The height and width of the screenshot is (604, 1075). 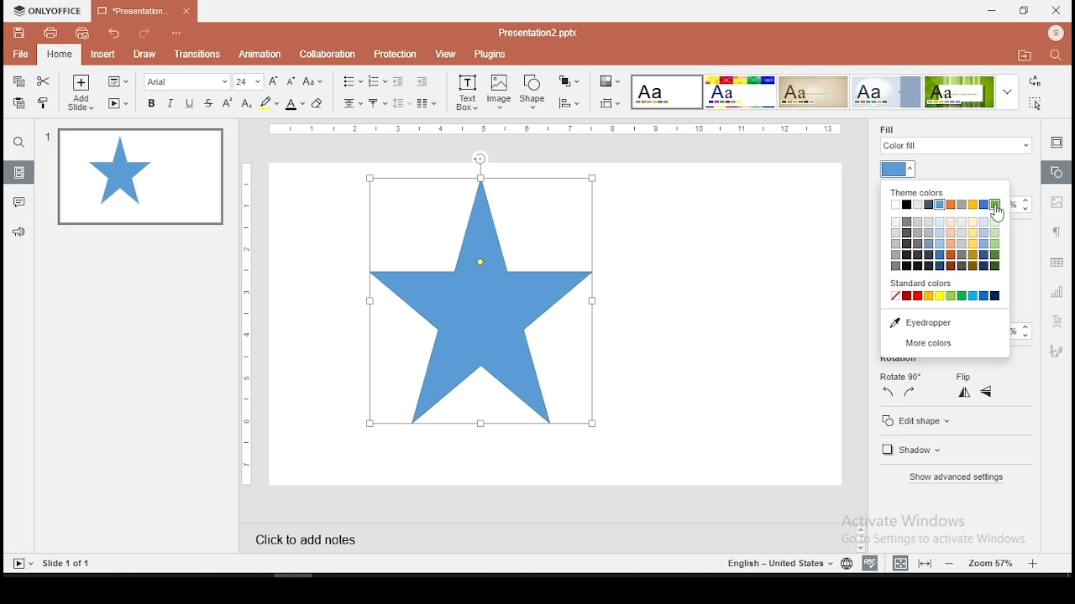 What do you see at coordinates (569, 103) in the screenshot?
I see `align shapes` at bounding box center [569, 103].